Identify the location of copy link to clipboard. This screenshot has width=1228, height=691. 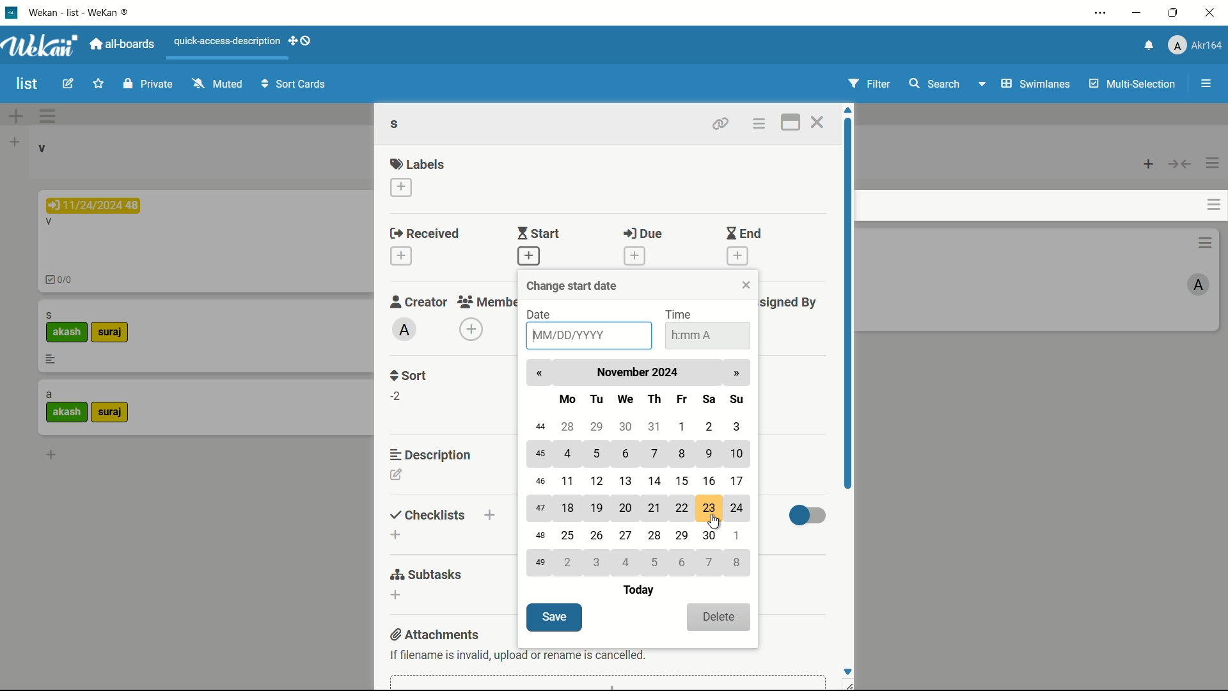
(721, 123).